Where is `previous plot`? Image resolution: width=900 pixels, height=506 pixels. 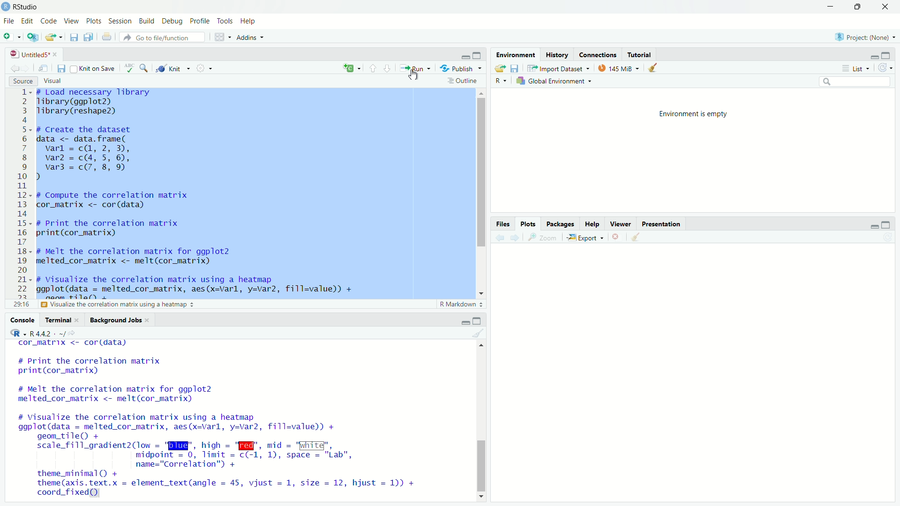 previous plot is located at coordinates (499, 238).